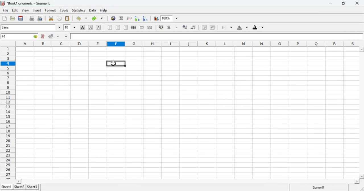  I want to click on cursor, so click(114, 63).